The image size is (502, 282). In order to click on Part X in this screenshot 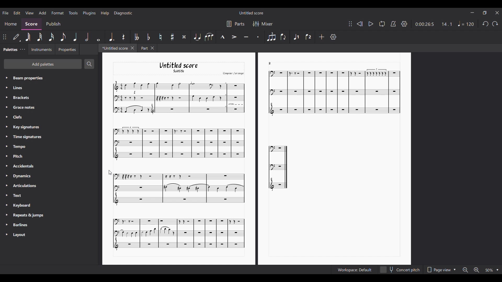, I will do `click(147, 48)`.